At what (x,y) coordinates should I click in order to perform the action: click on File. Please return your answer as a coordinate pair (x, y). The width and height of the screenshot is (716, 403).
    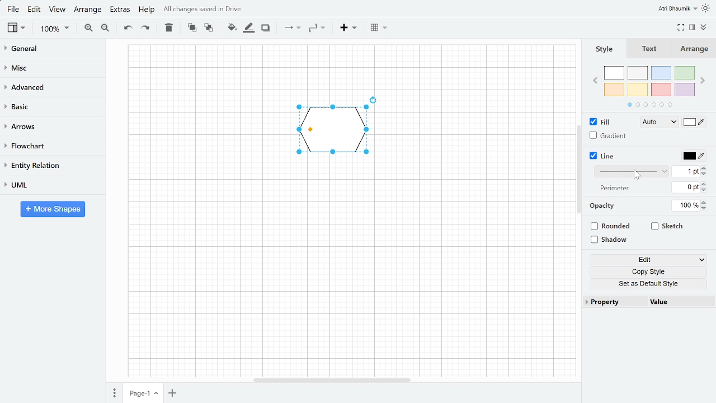
    Looking at the image, I should click on (14, 10).